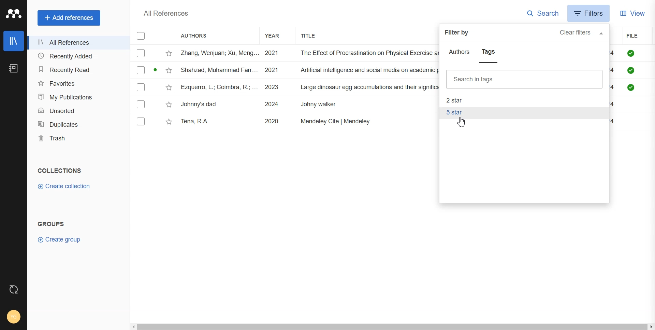 The image size is (655, 330). What do you see at coordinates (522, 100) in the screenshot?
I see `2 star` at bounding box center [522, 100].